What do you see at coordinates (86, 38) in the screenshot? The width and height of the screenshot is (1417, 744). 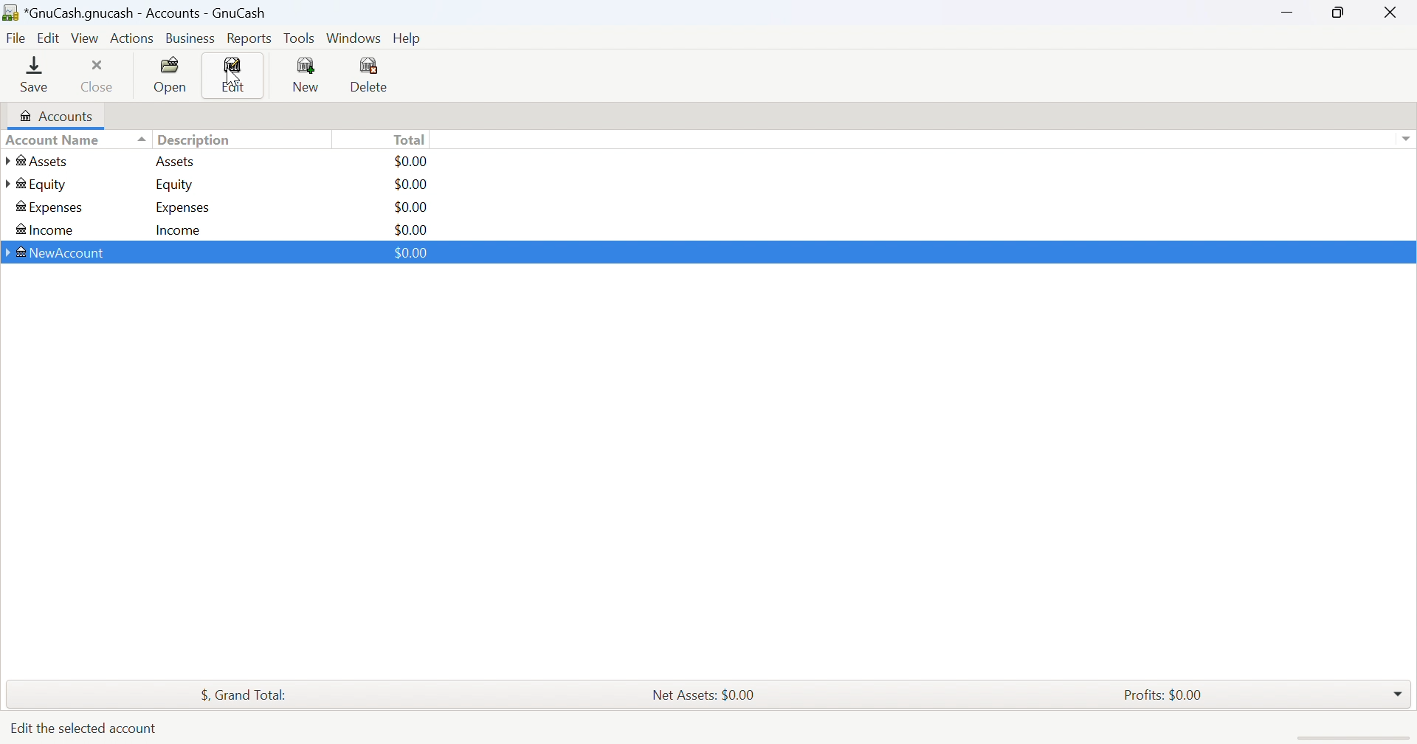 I see `Vies` at bounding box center [86, 38].